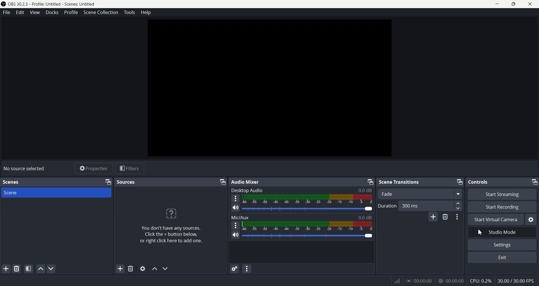  What do you see at coordinates (108, 182) in the screenshot?
I see `Minimize` at bounding box center [108, 182].